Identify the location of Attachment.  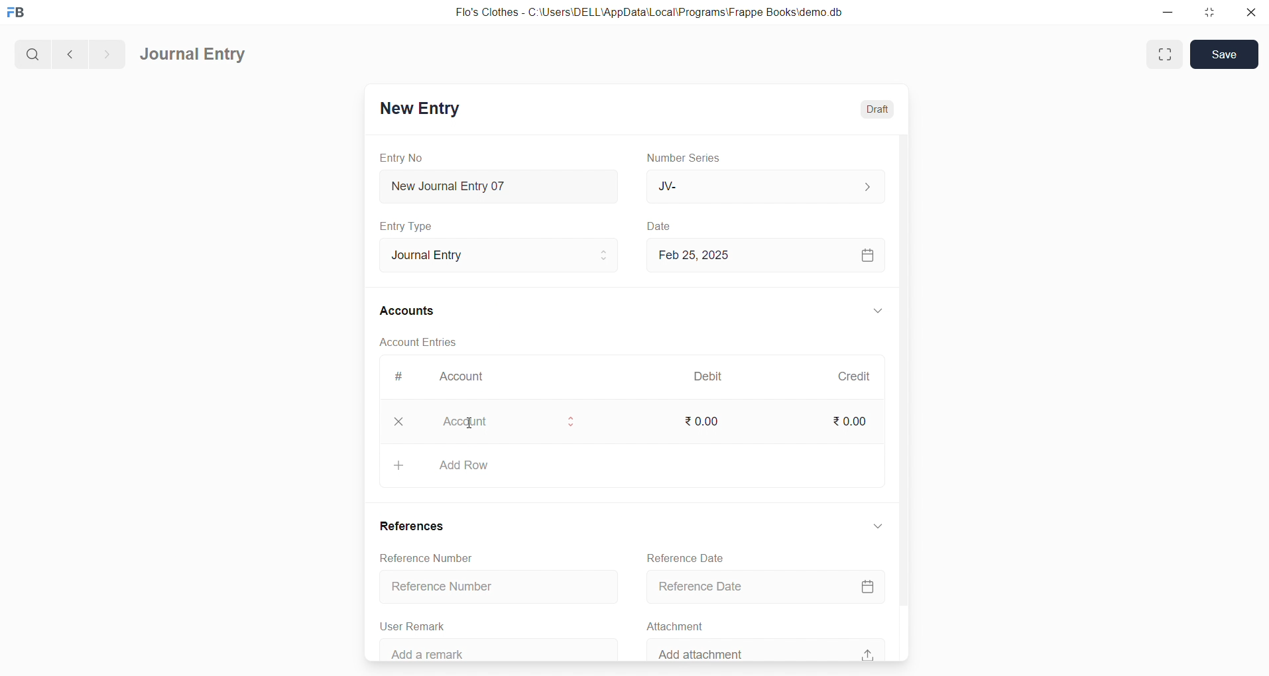
(676, 625).